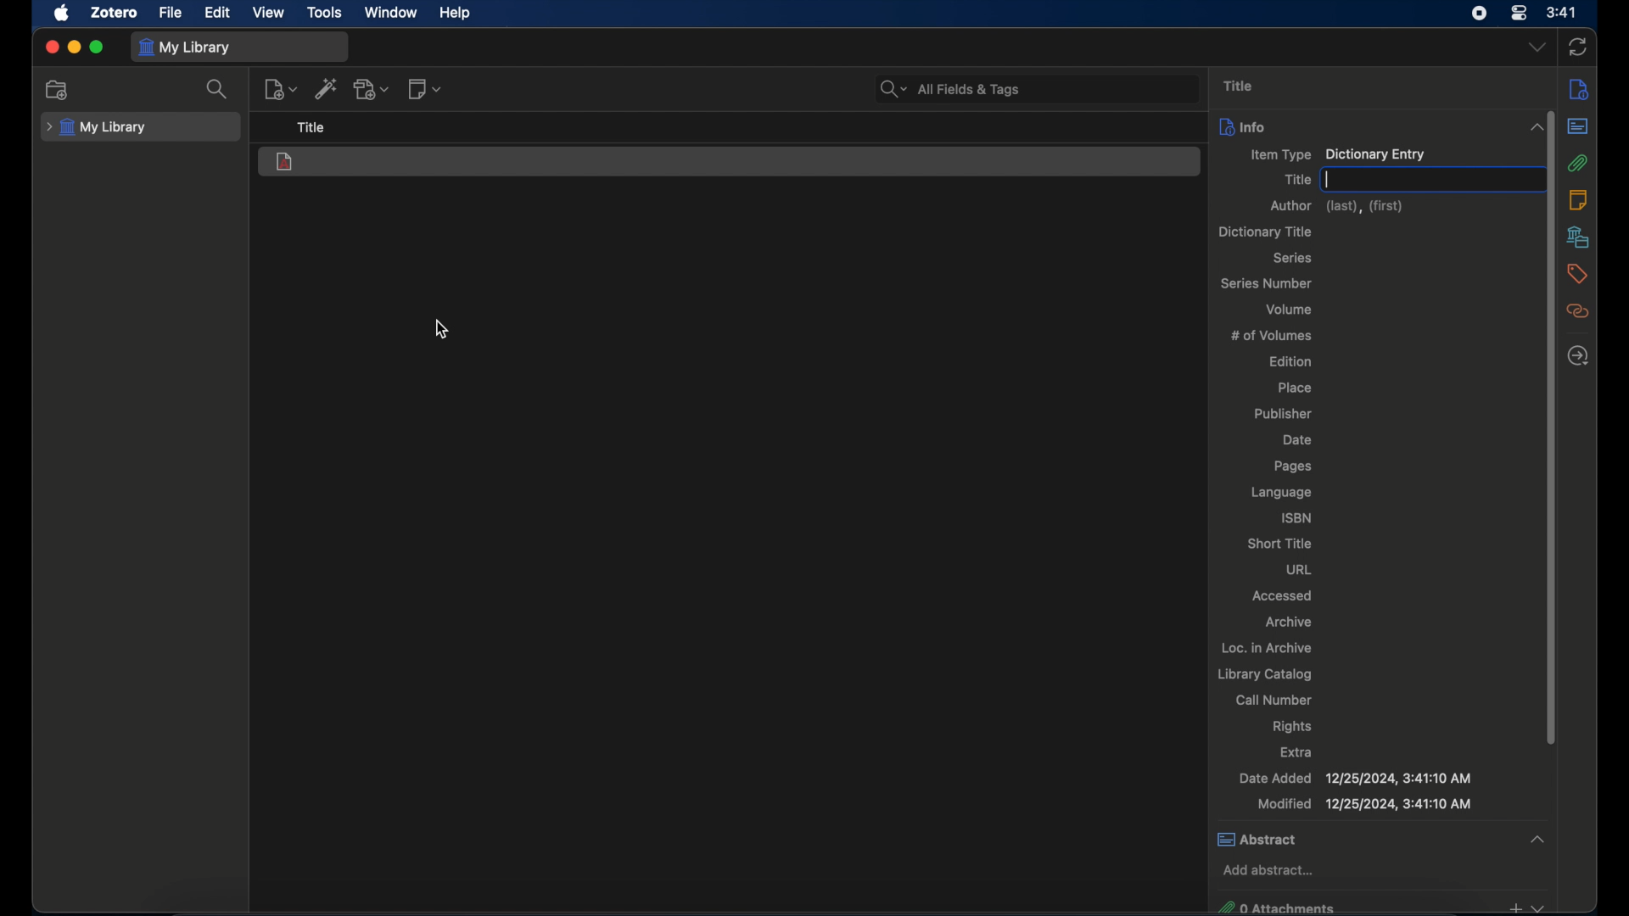 This screenshot has height=916, width=1629. What do you see at coordinates (58, 90) in the screenshot?
I see `new collection` at bounding box center [58, 90].